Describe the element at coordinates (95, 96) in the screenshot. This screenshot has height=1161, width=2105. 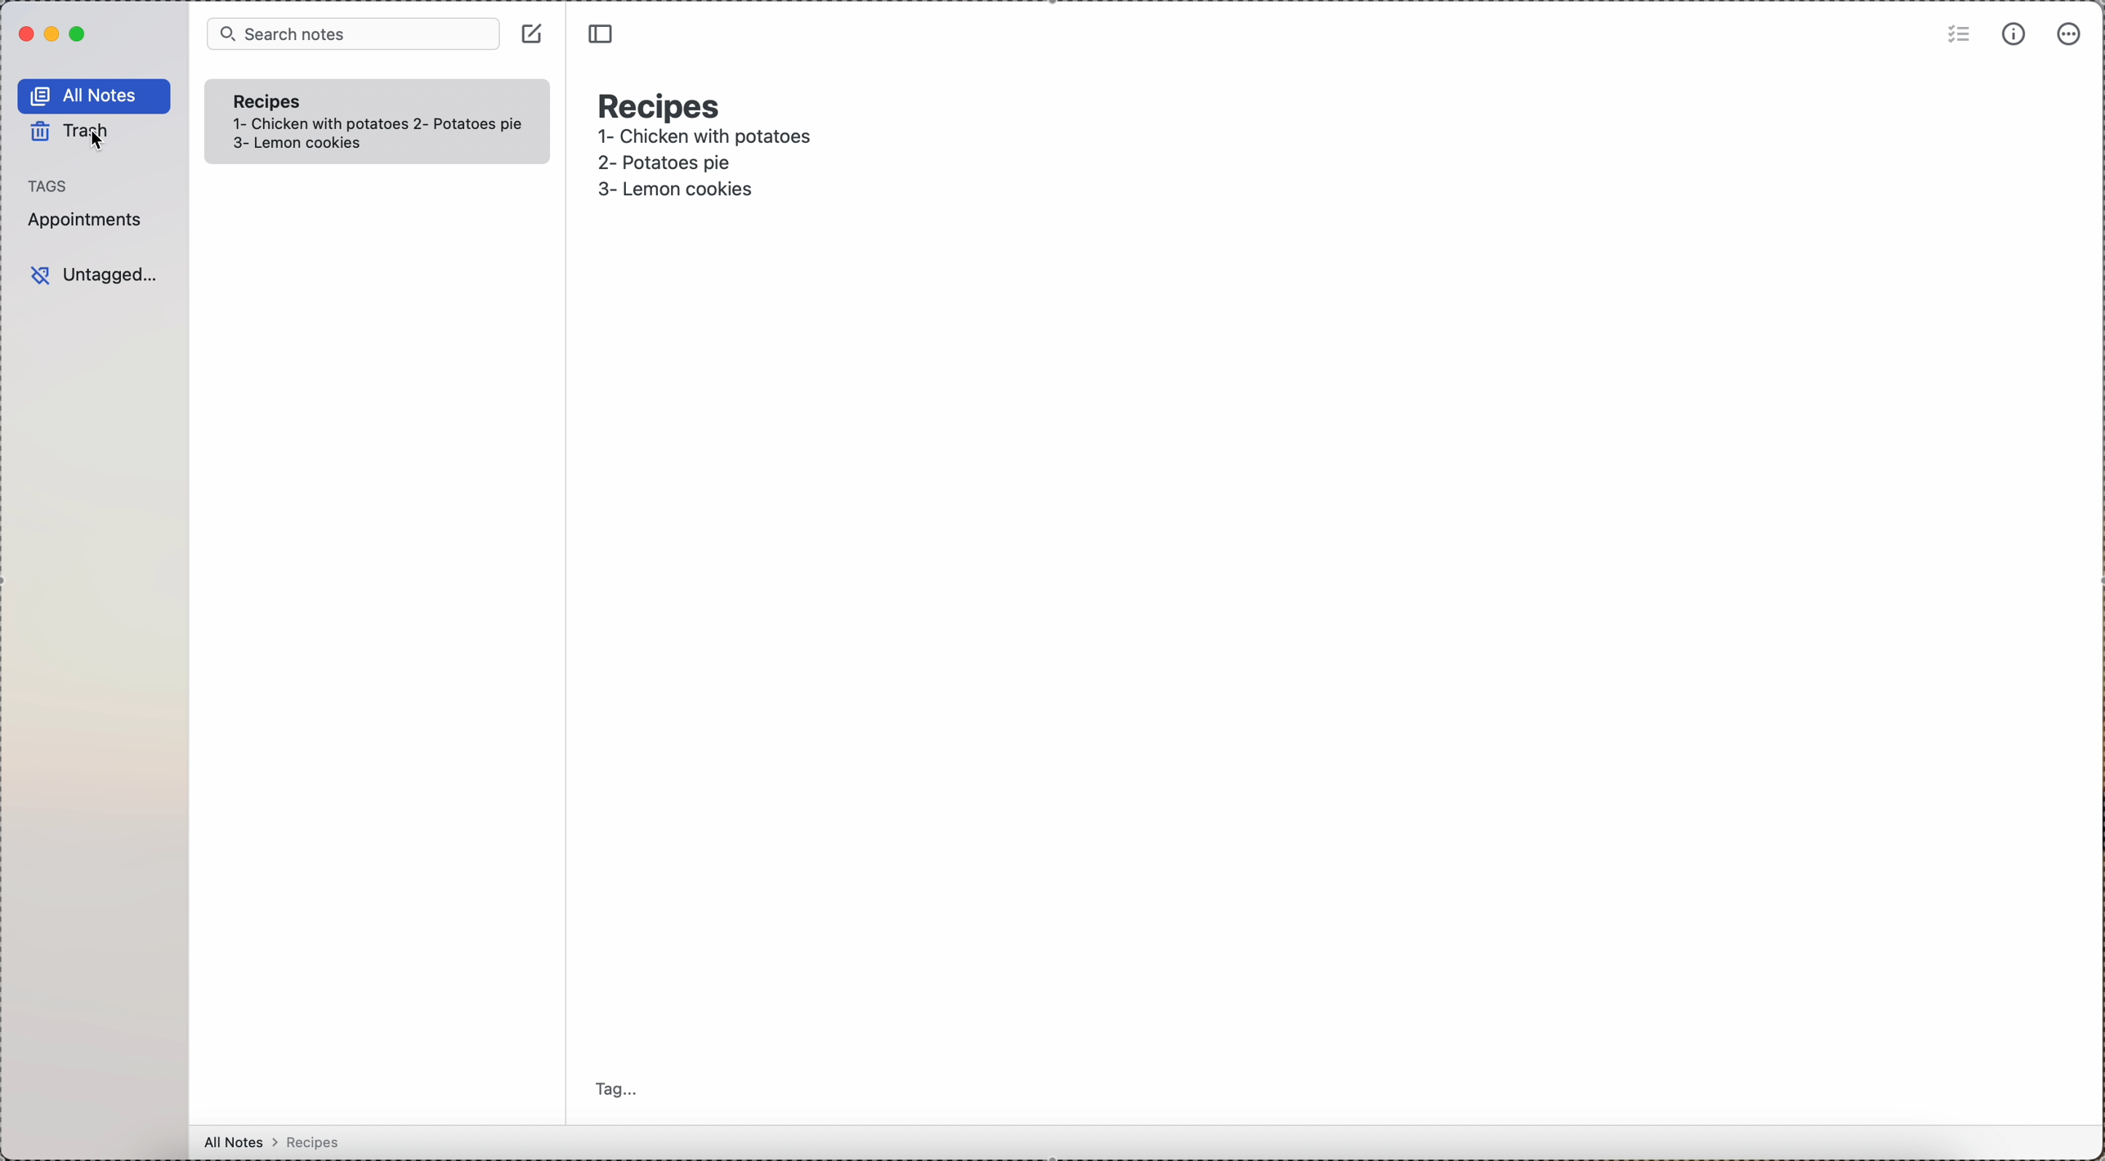
I see `all notes` at that location.